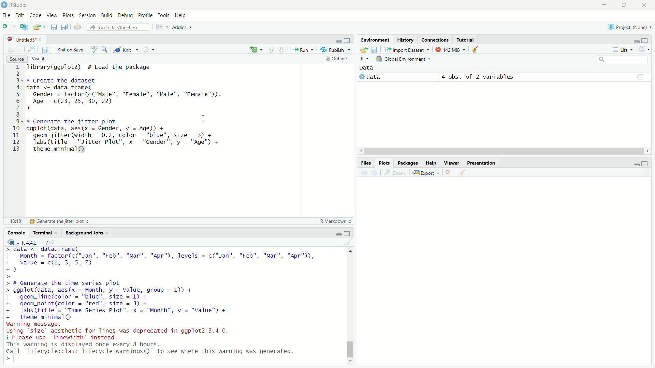 This screenshot has height=368, width=655. I want to click on plots, so click(69, 14).